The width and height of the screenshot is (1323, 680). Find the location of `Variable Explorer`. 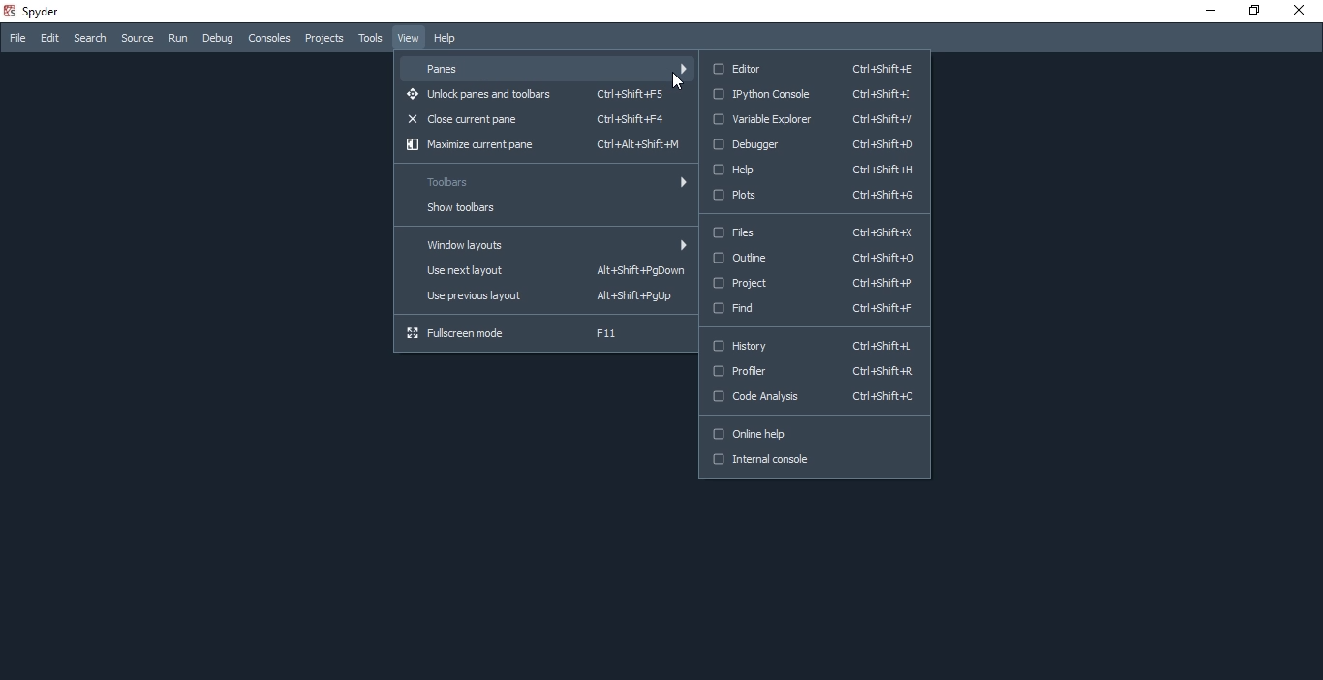

Variable Explorer is located at coordinates (814, 121).